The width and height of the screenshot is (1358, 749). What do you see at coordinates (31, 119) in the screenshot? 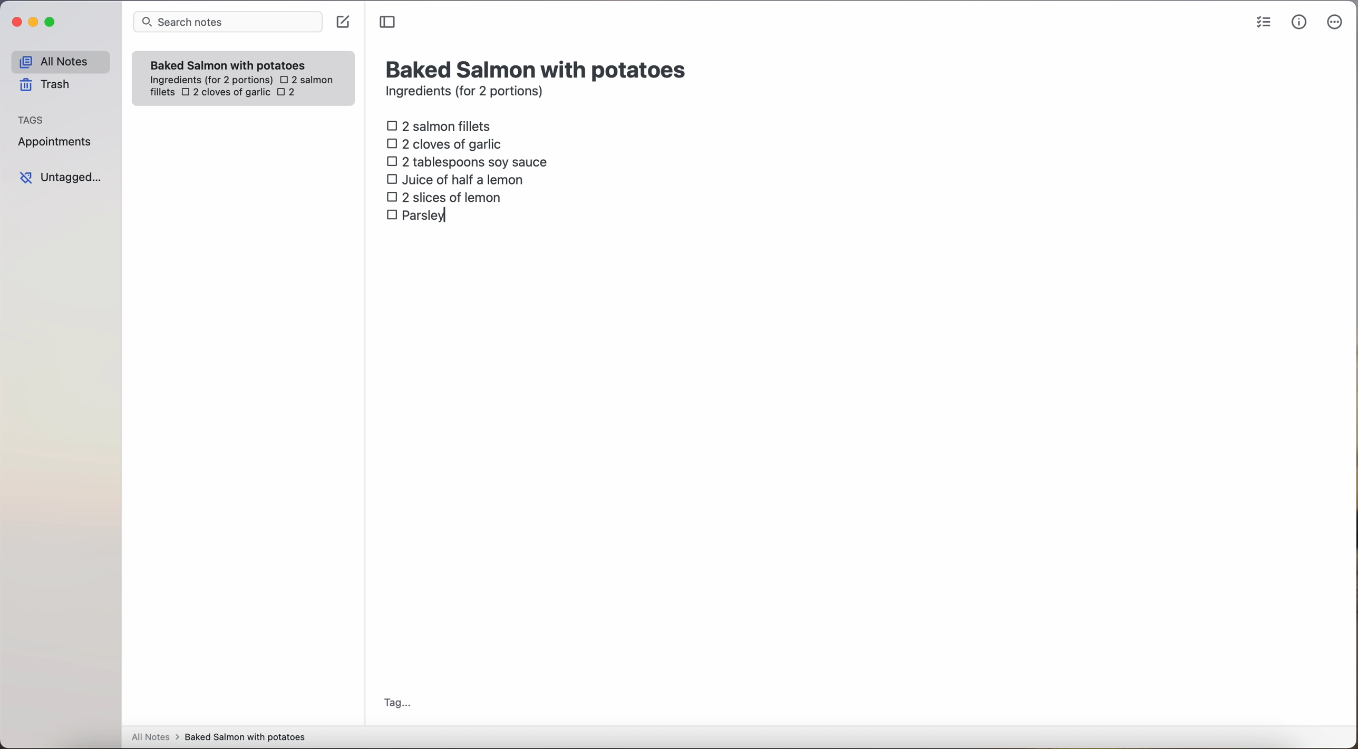
I see `tags` at bounding box center [31, 119].